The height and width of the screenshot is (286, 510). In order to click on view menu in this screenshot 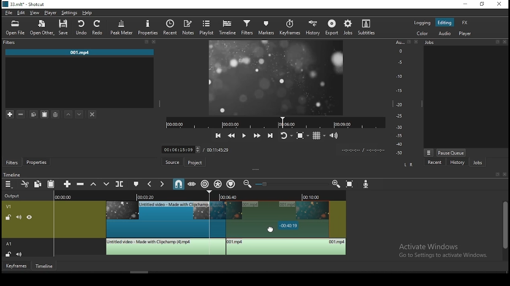, I will do `click(429, 151)`.